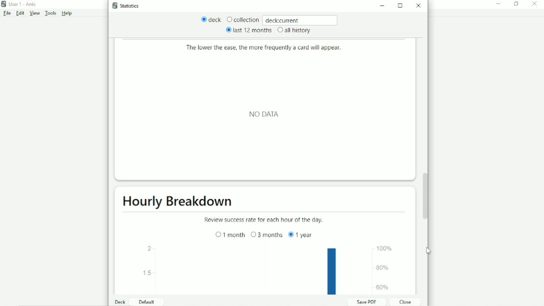 This screenshot has height=306, width=544. Describe the element at coordinates (267, 235) in the screenshot. I see `3 months` at that location.